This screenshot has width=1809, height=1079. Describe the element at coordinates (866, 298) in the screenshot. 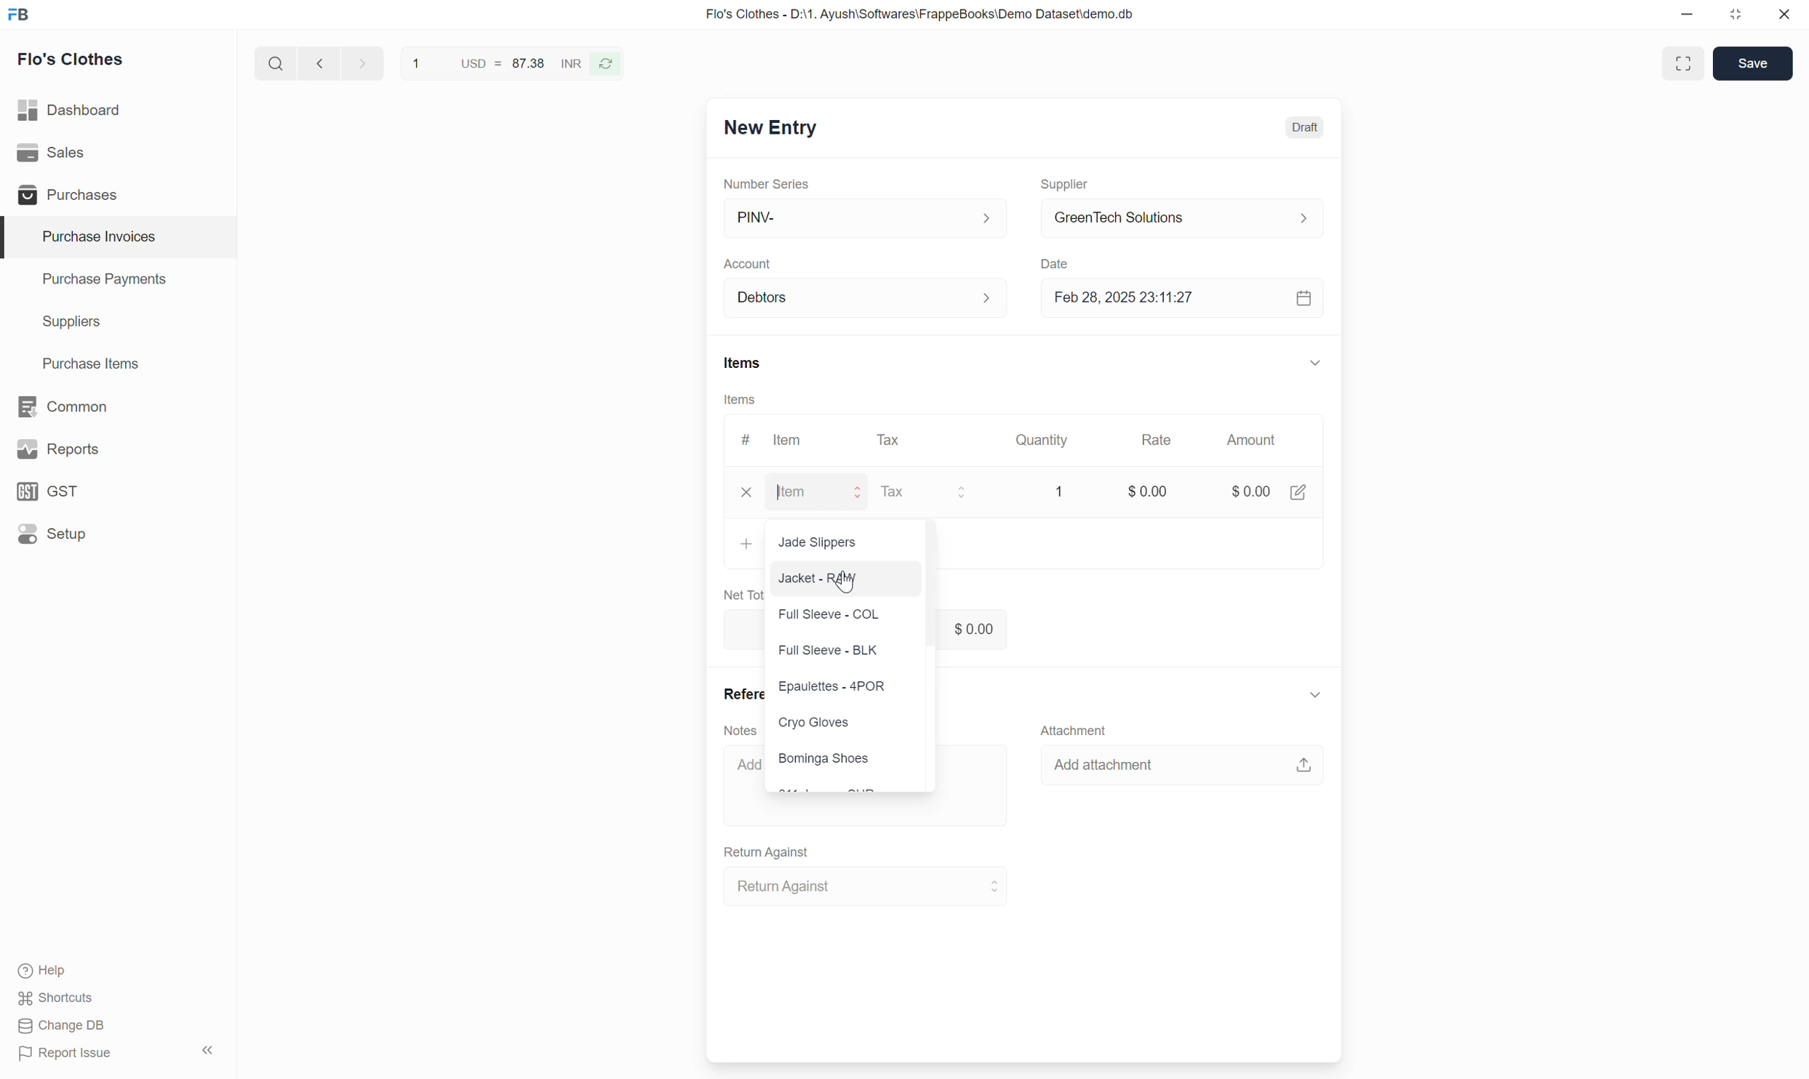

I see `Debtors` at that location.